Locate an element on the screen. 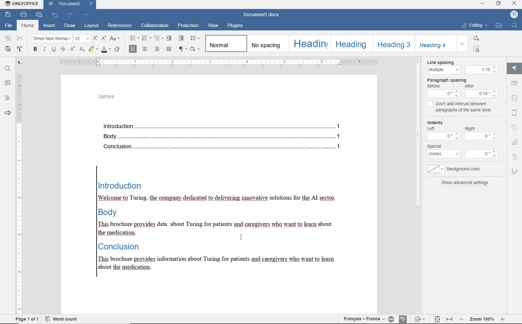 Image resolution: width=522 pixels, height=324 pixels. cut is located at coordinates (20, 38).